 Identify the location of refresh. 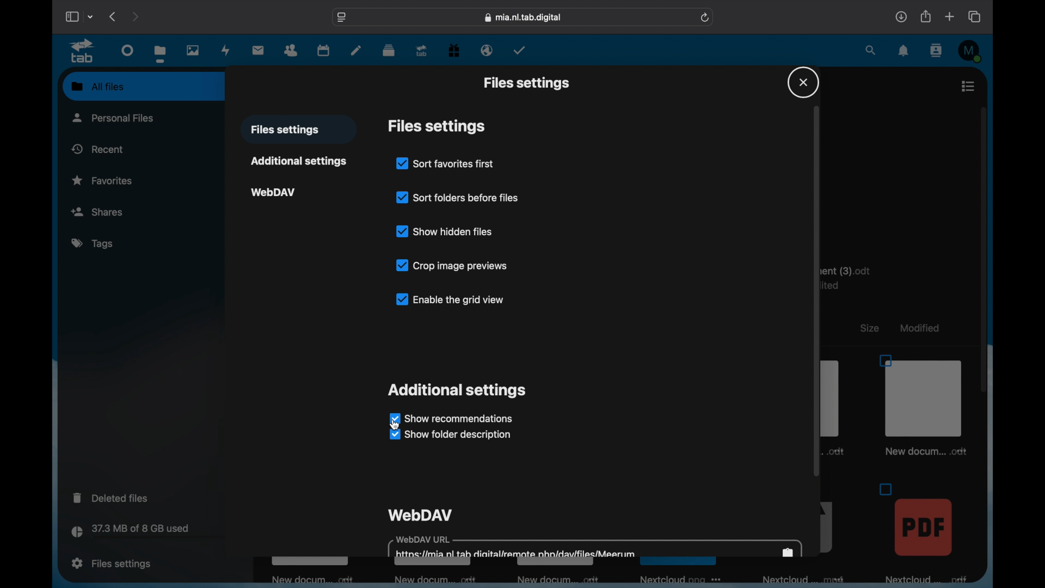
(705, 18).